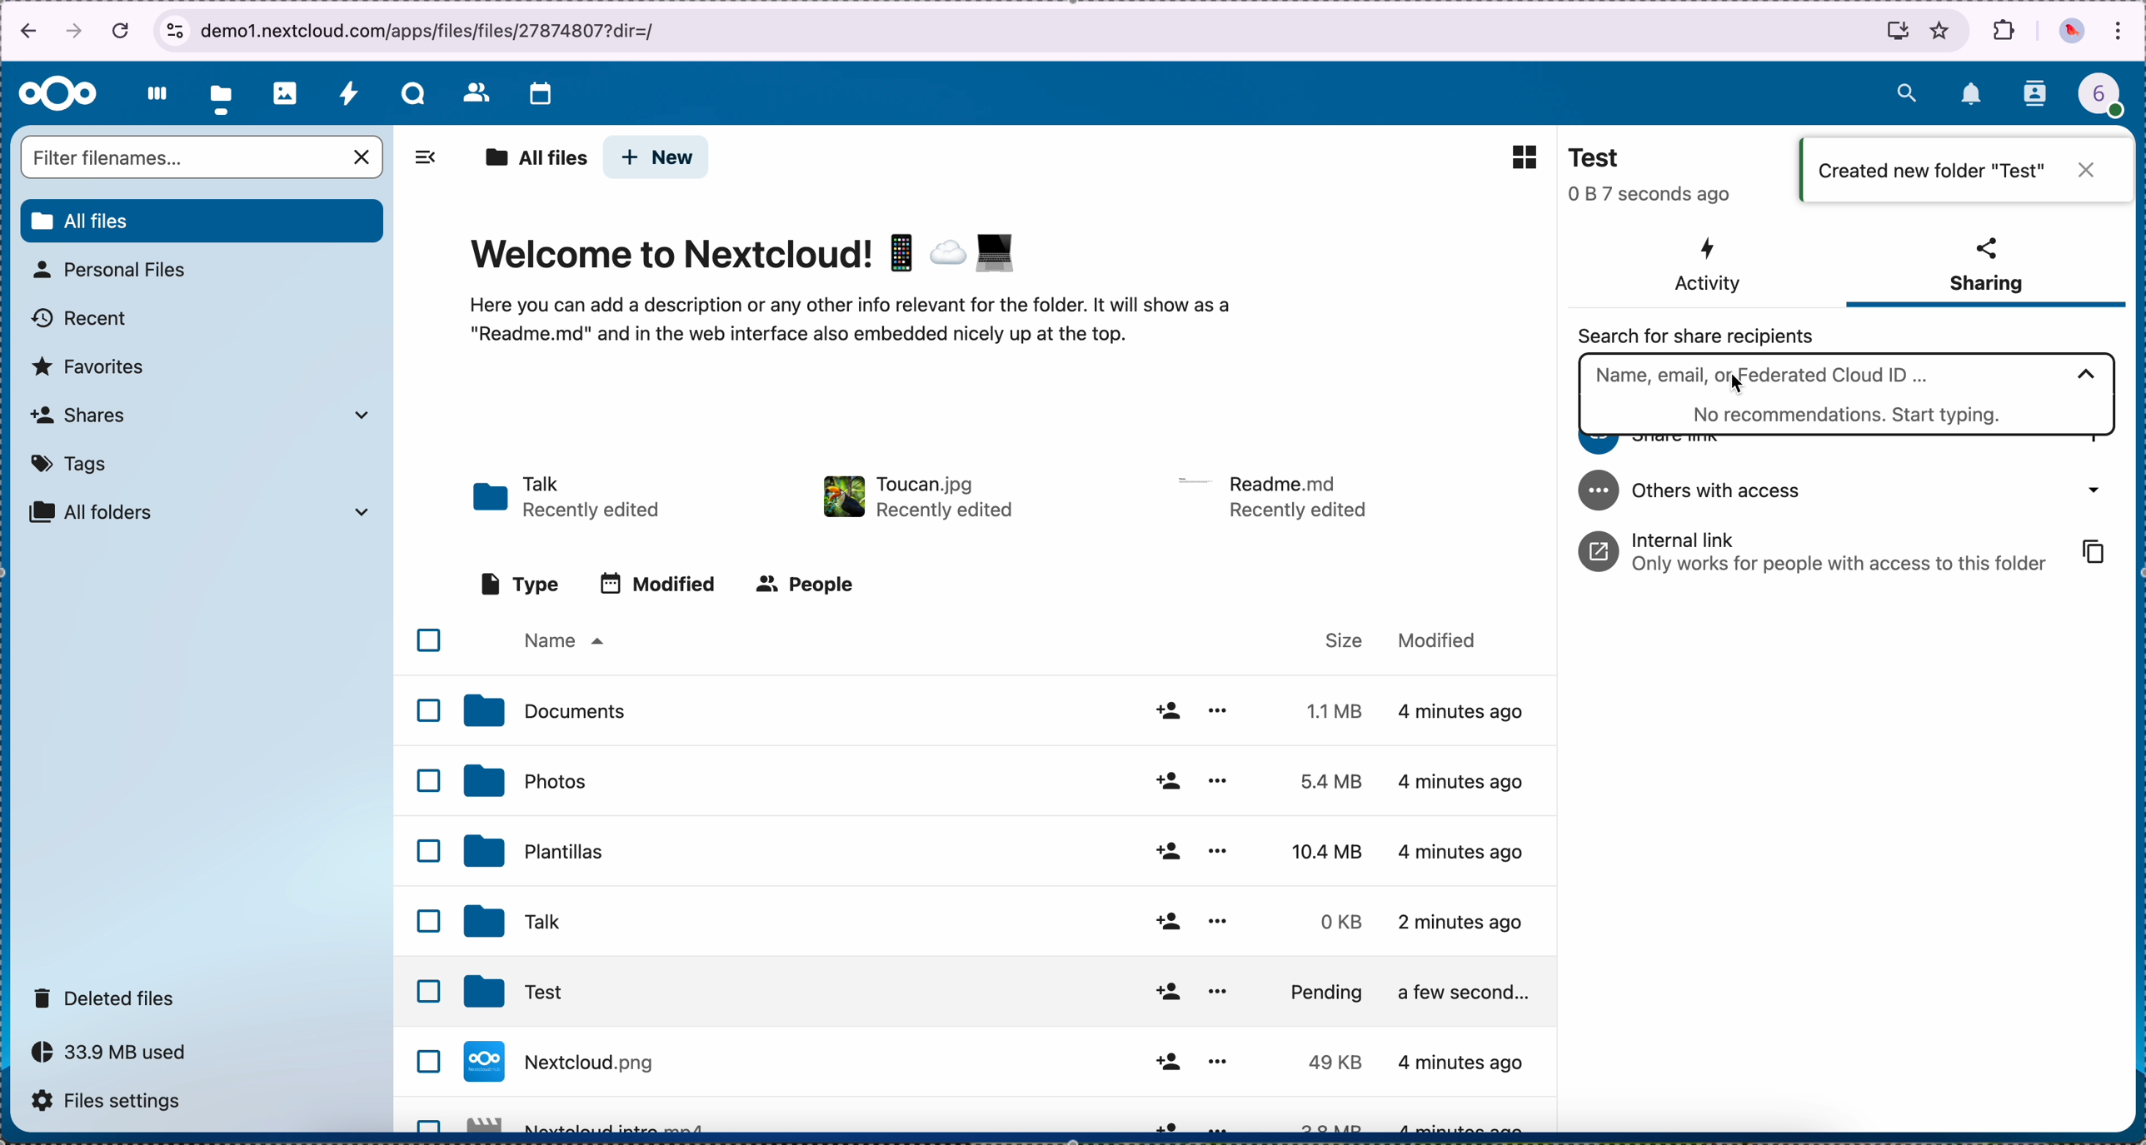 The height and width of the screenshot is (1145, 2146). What do you see at coordinates (665, 586) in the screenshot?
I see `modified` at bounding box center [665, 586].